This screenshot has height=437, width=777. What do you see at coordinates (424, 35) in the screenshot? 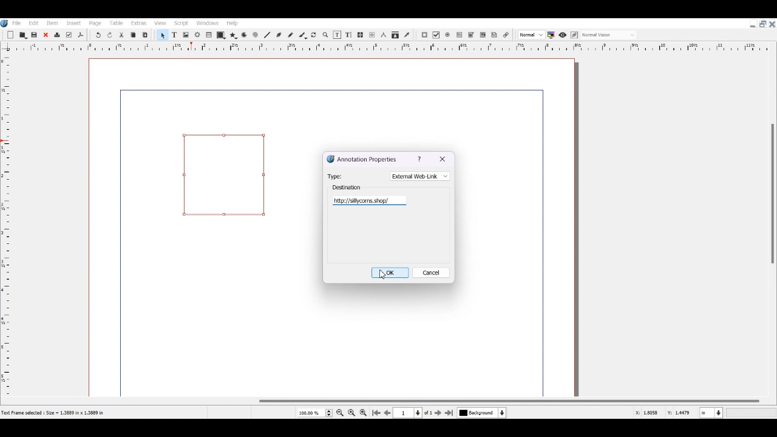
I see `PDF Push Button` at bounding box center [424, 35].